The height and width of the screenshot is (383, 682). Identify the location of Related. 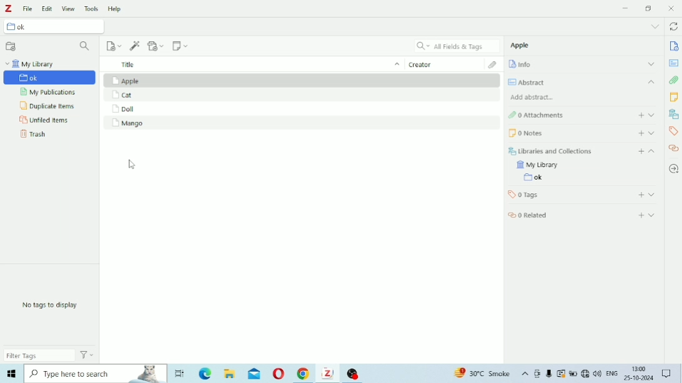
(528, 215).